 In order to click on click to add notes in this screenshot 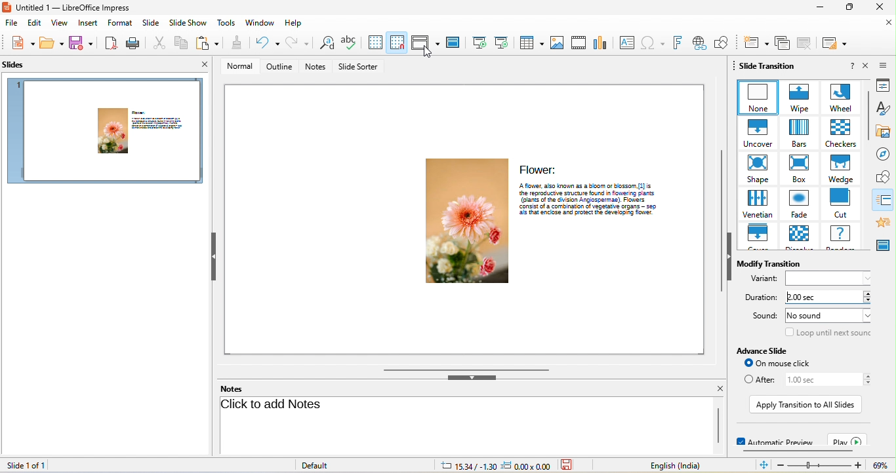, I will do `click(274, 406)`.